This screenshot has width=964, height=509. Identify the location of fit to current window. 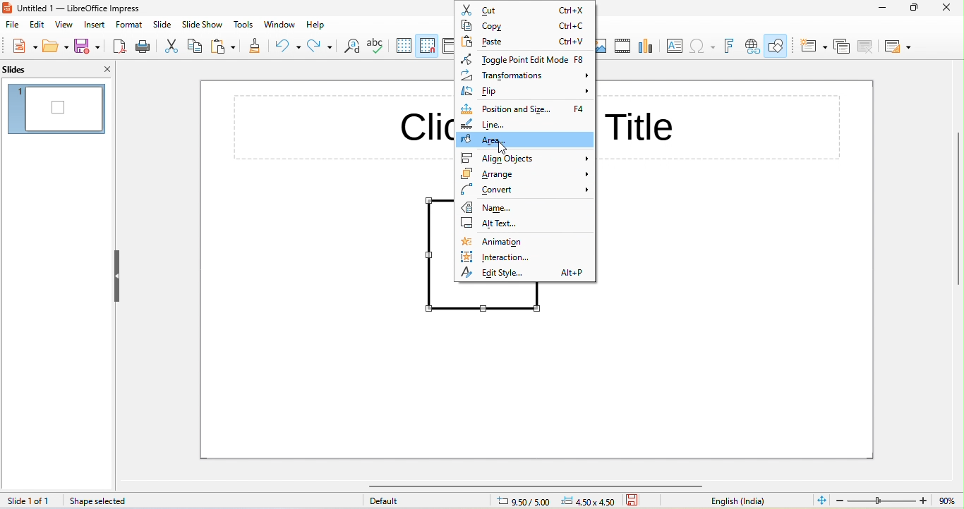
(822, 500).